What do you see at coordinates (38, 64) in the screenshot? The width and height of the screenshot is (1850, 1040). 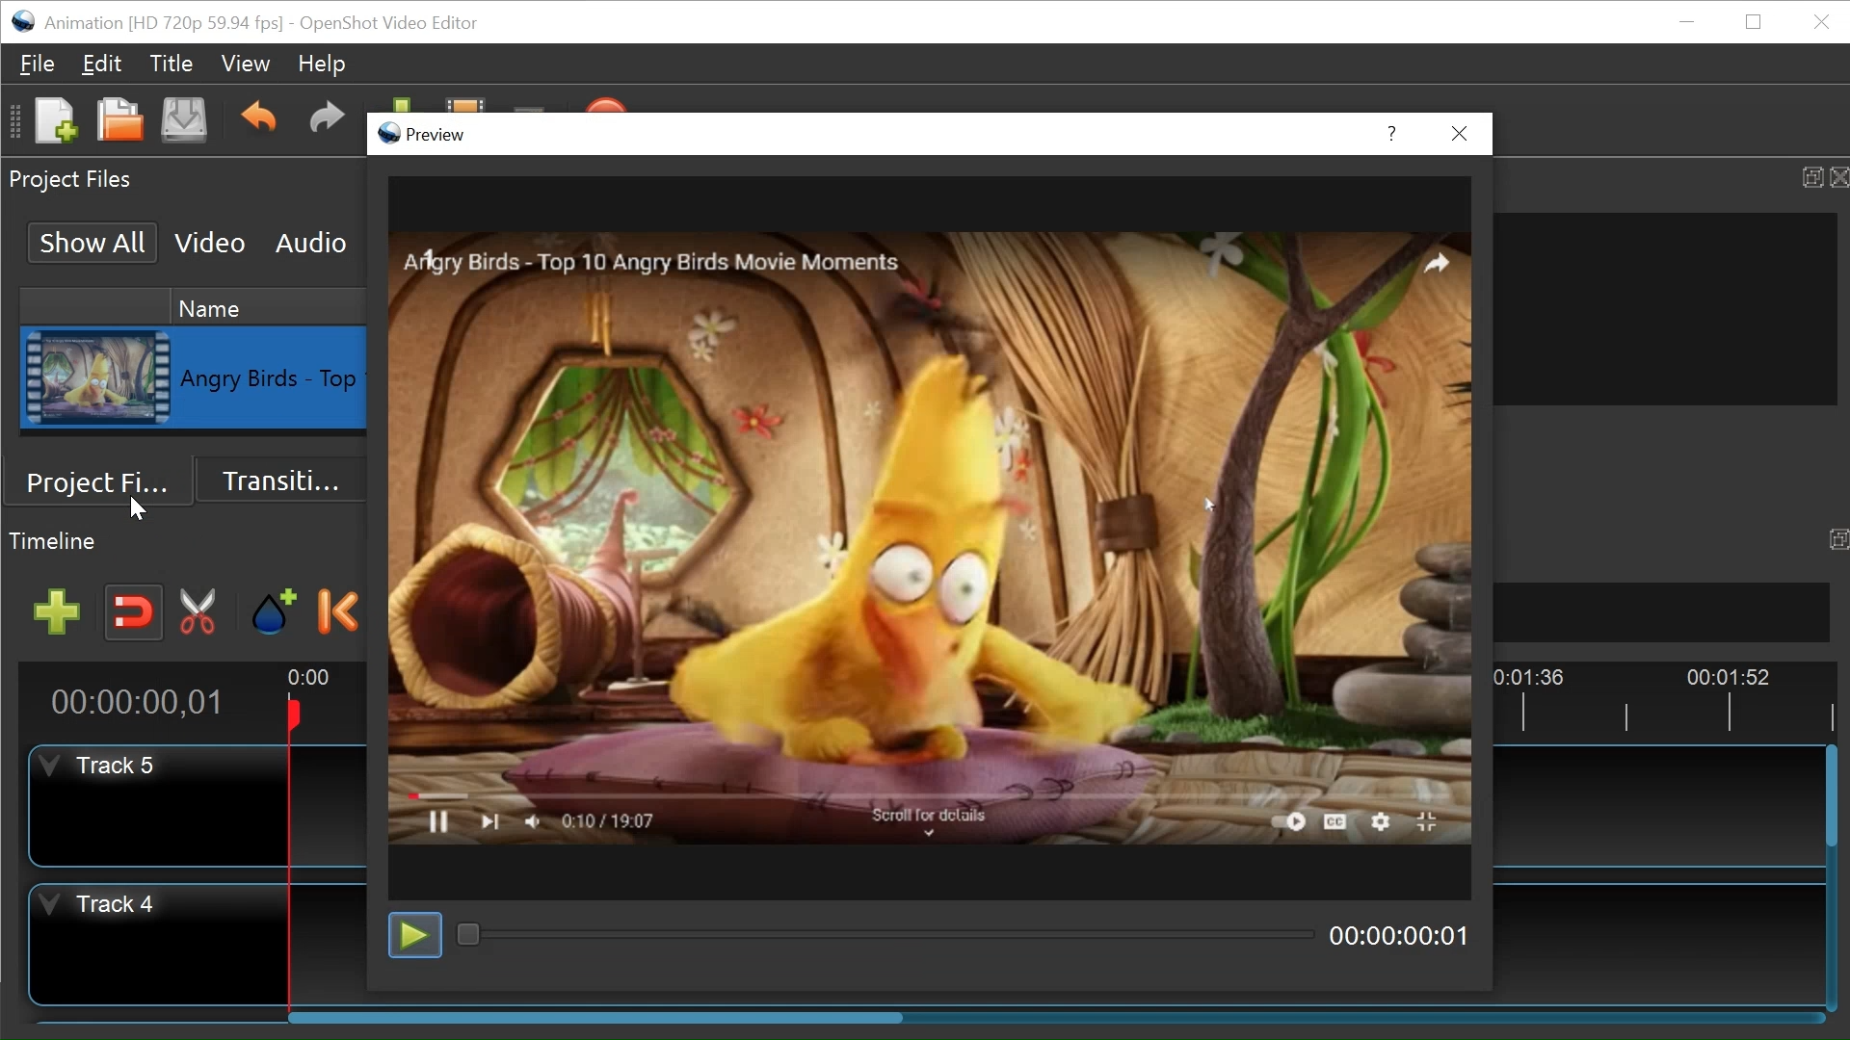 I see `File` at bounding box center [38, 64].